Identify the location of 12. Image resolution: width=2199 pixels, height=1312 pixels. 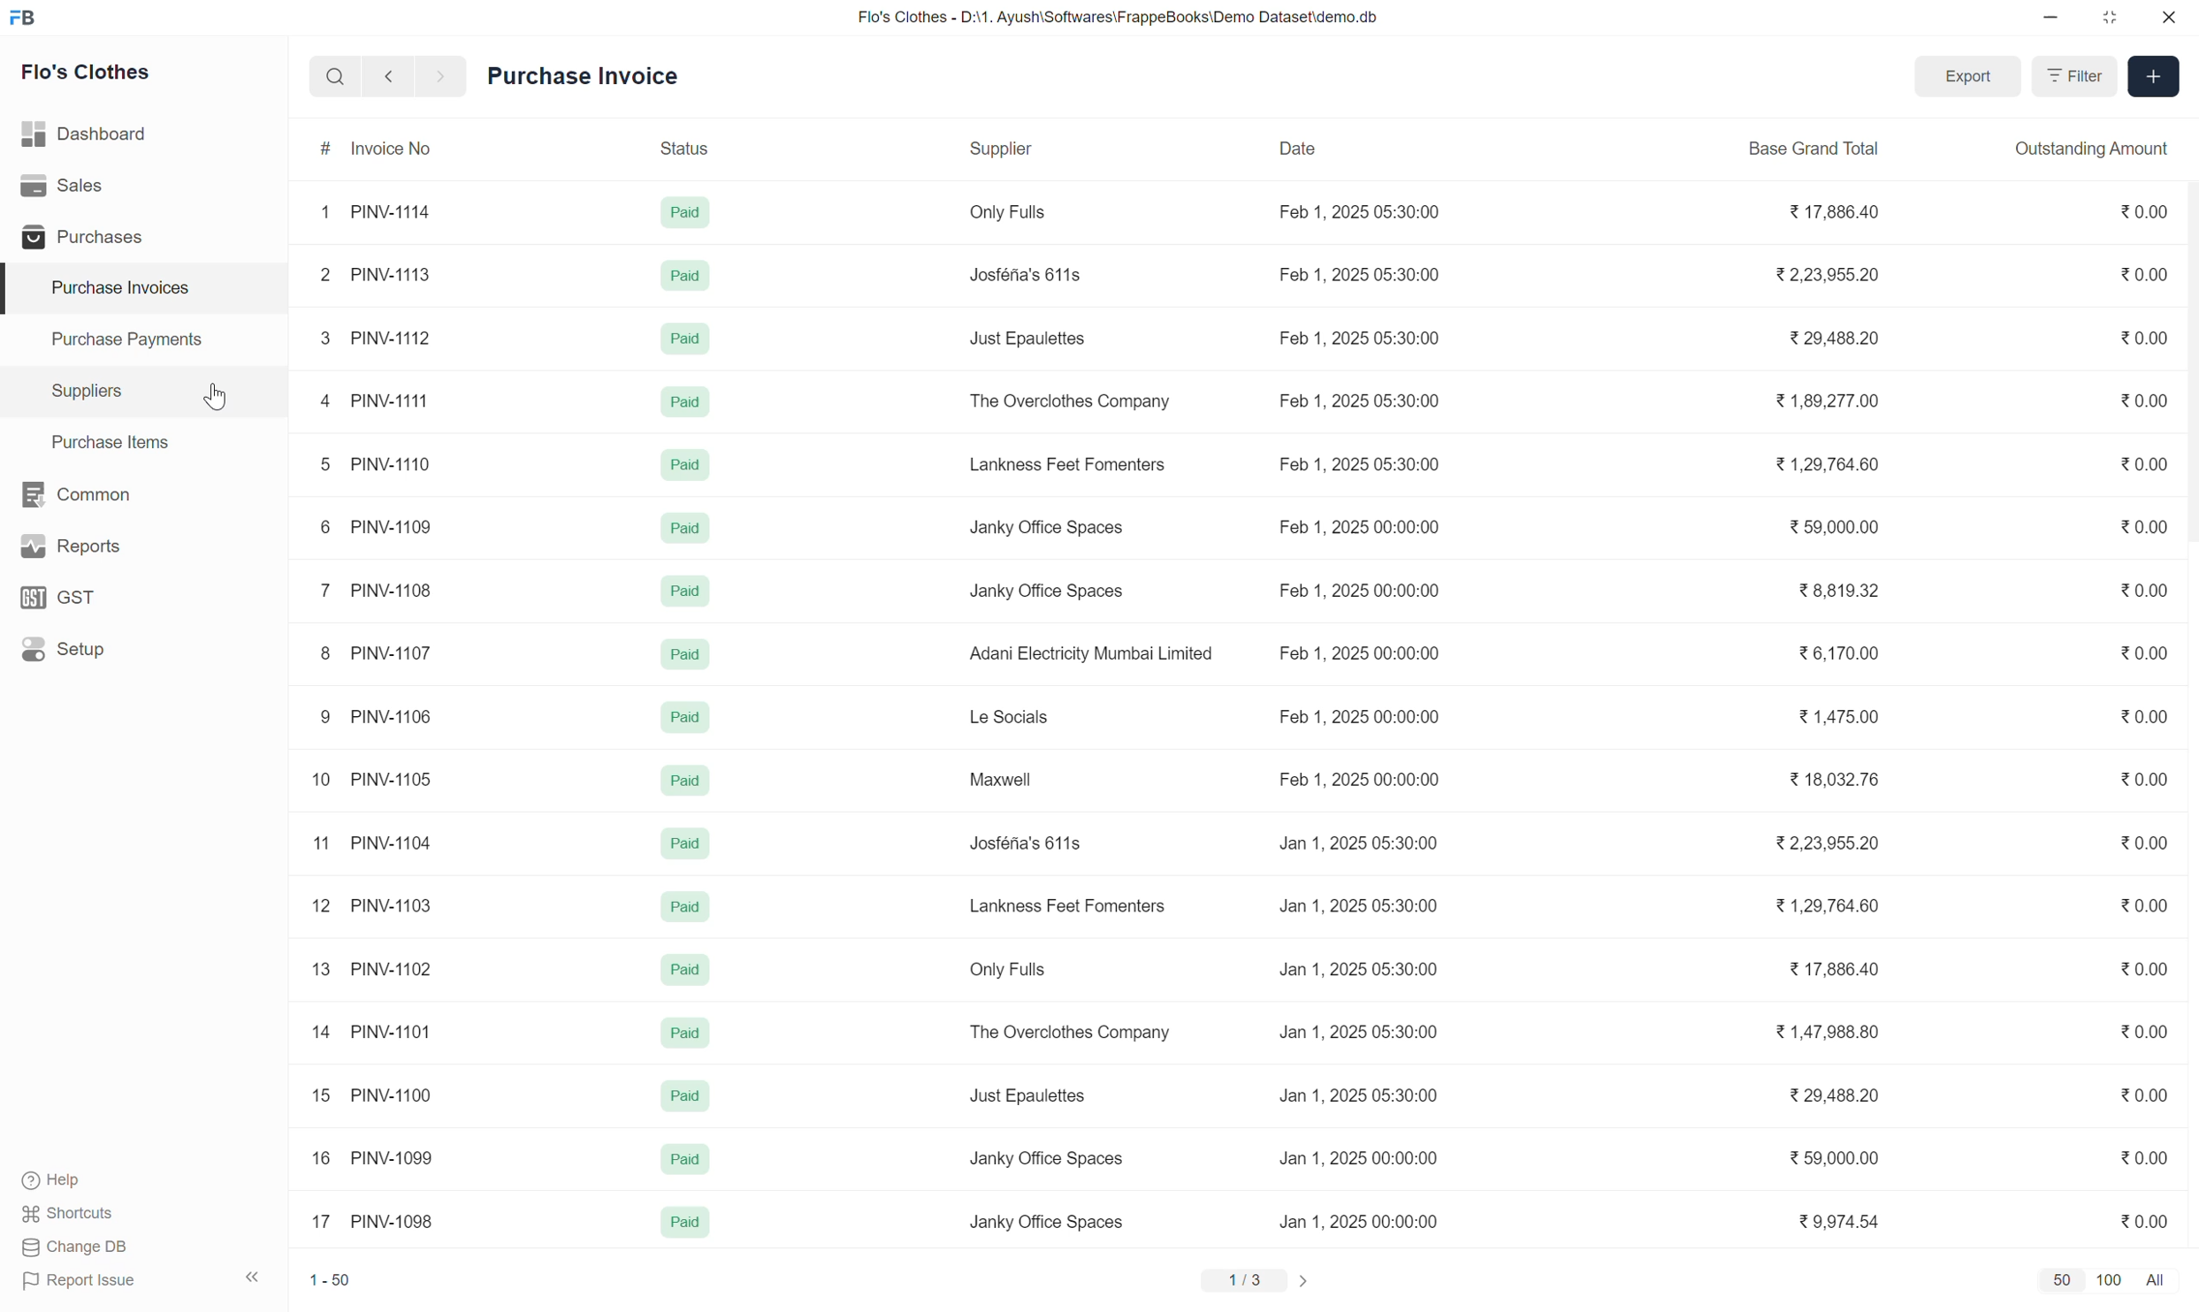
(322, 905).